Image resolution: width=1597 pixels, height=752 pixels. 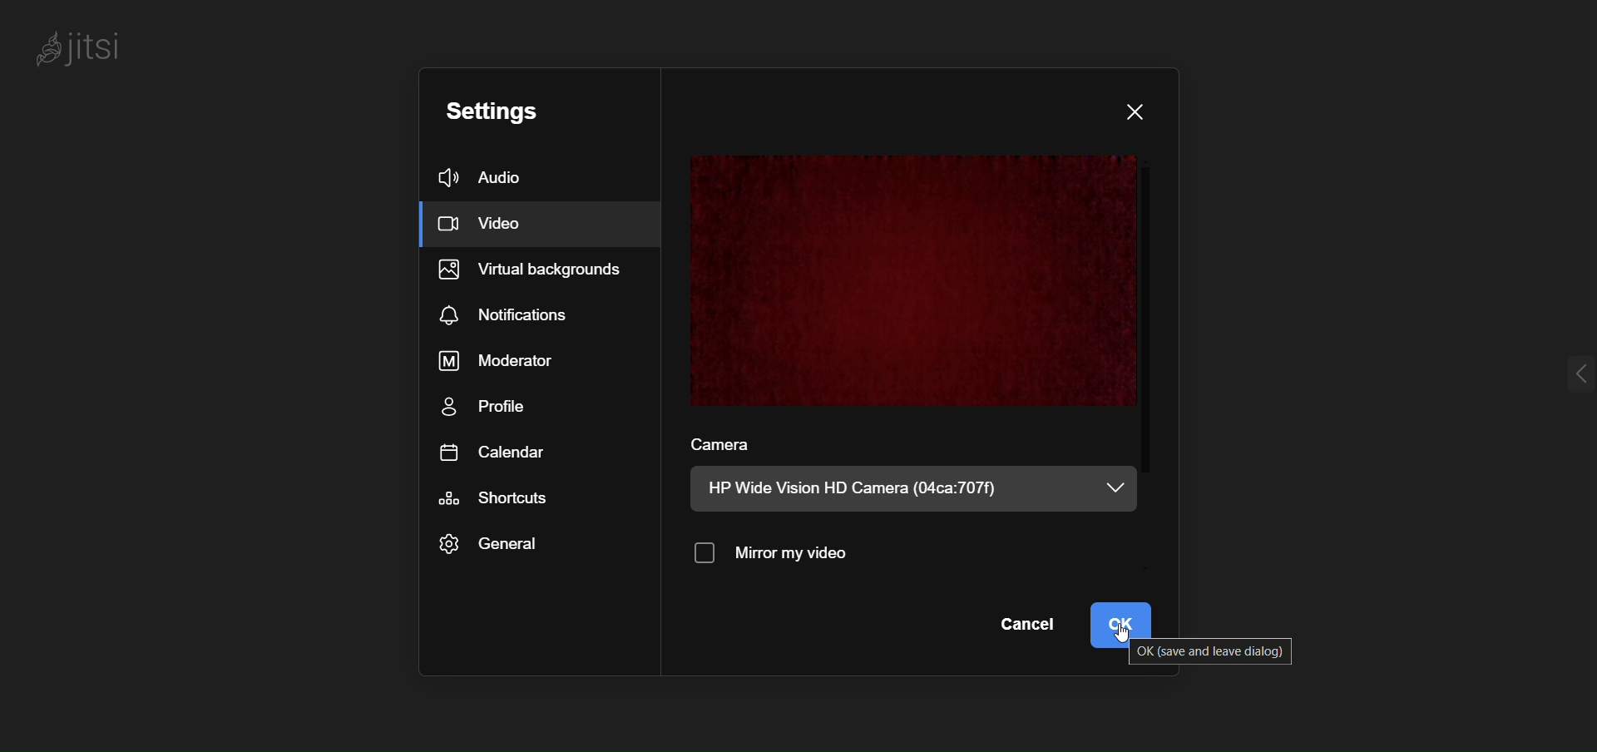 I want to click on shortcut, so click(x=503, y=498).